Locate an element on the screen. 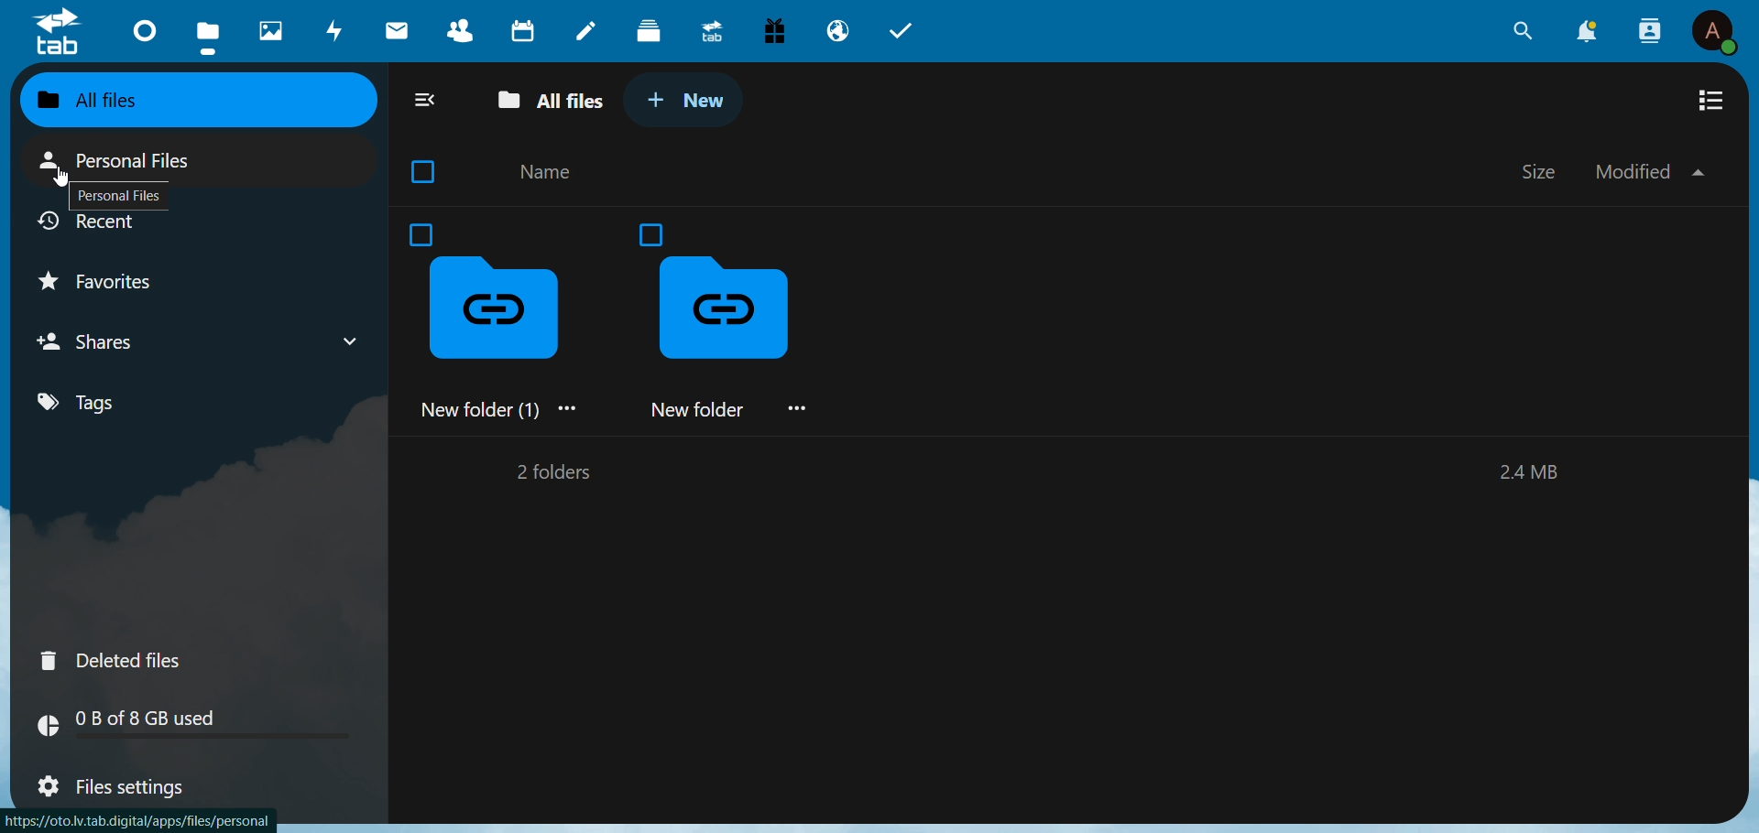 The height and width of the screenshot is (833, 1759). file setting is located at coordinates (115, 789).